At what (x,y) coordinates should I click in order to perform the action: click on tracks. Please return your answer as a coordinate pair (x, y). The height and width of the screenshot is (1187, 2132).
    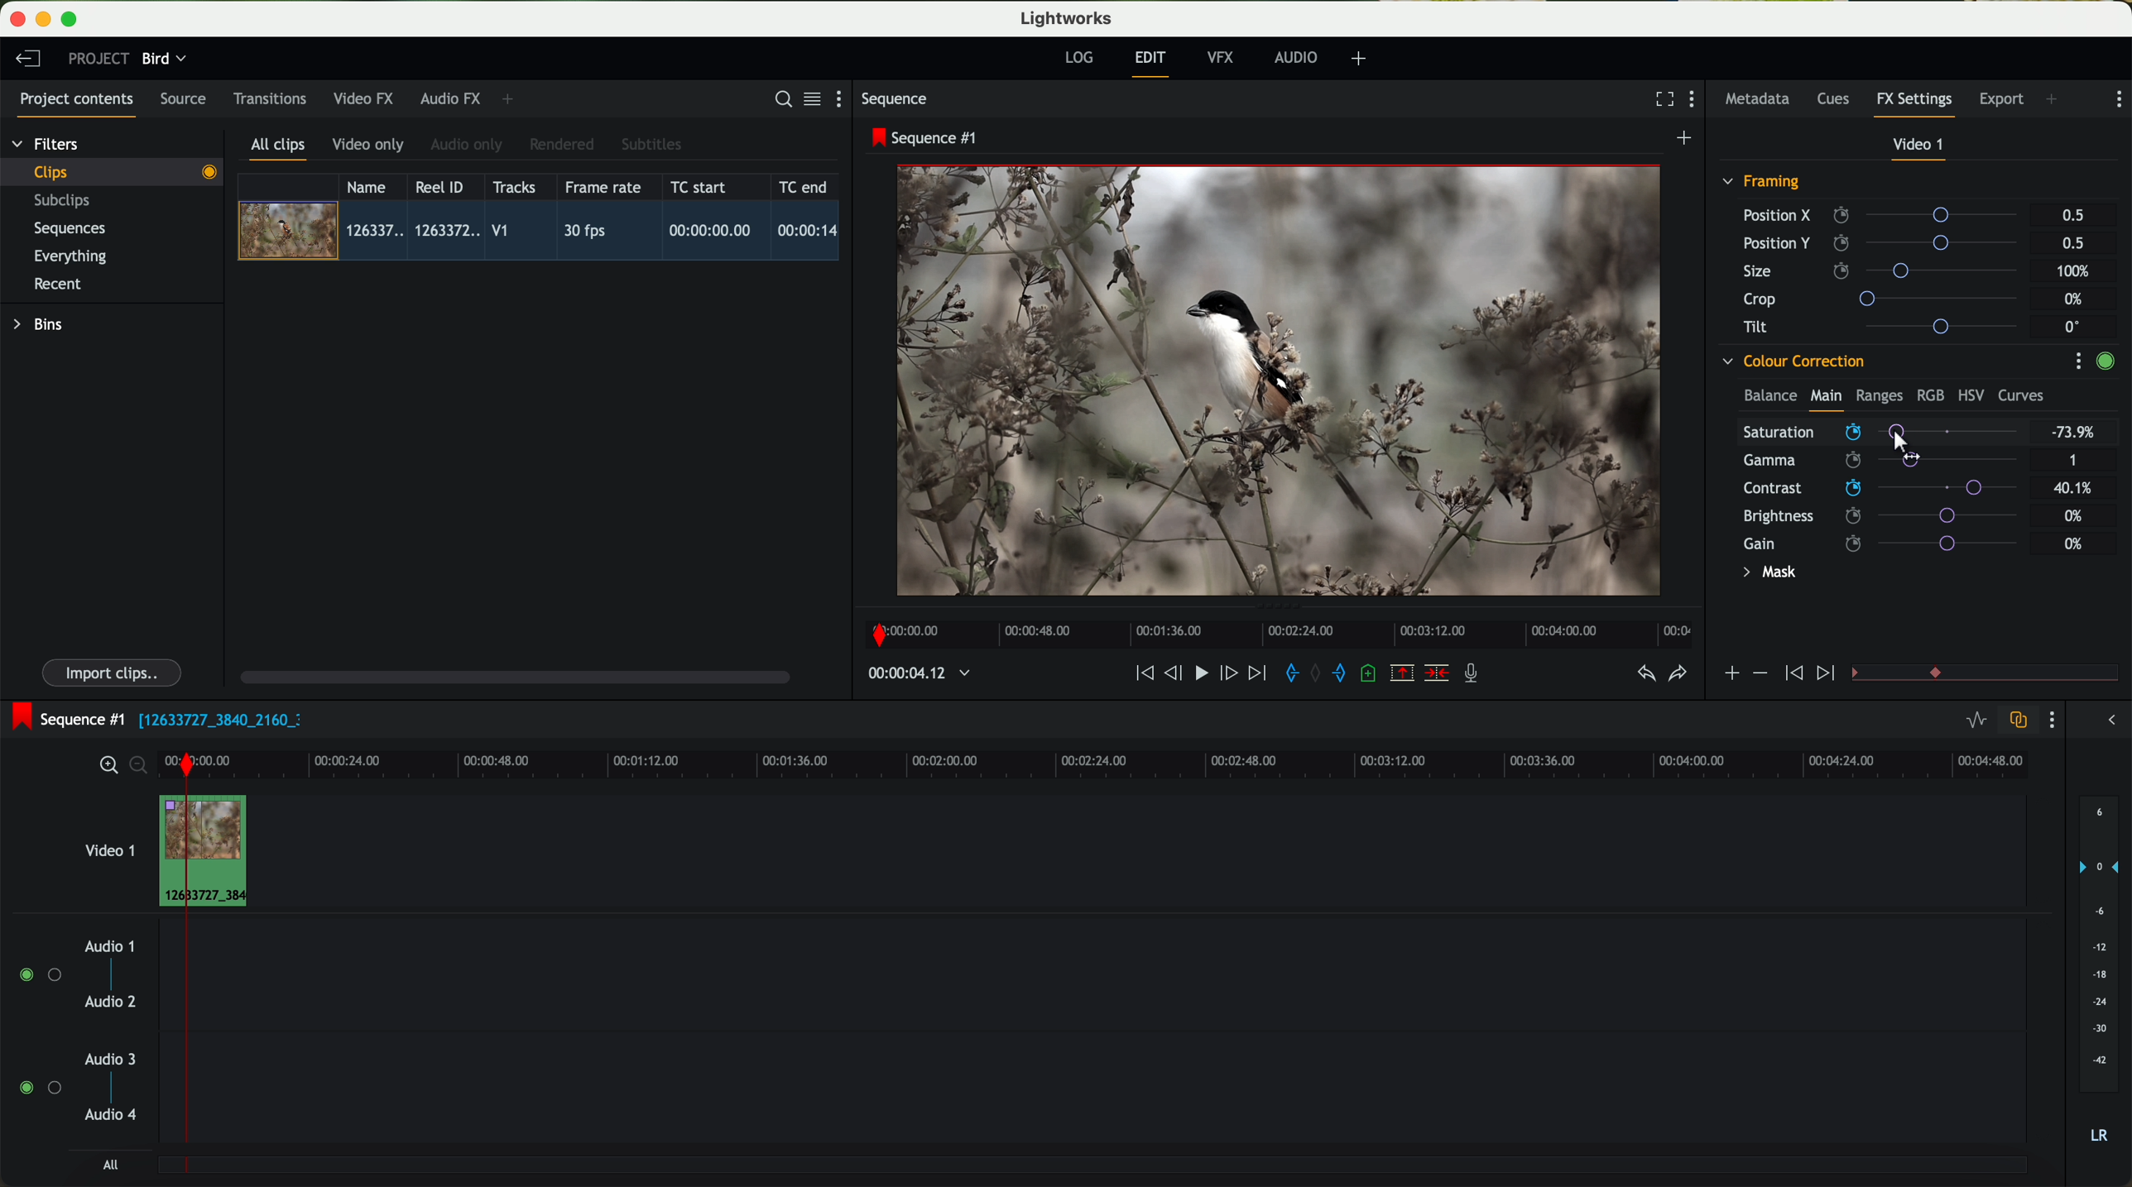
    Looking at the image, I should click on (511, 188).